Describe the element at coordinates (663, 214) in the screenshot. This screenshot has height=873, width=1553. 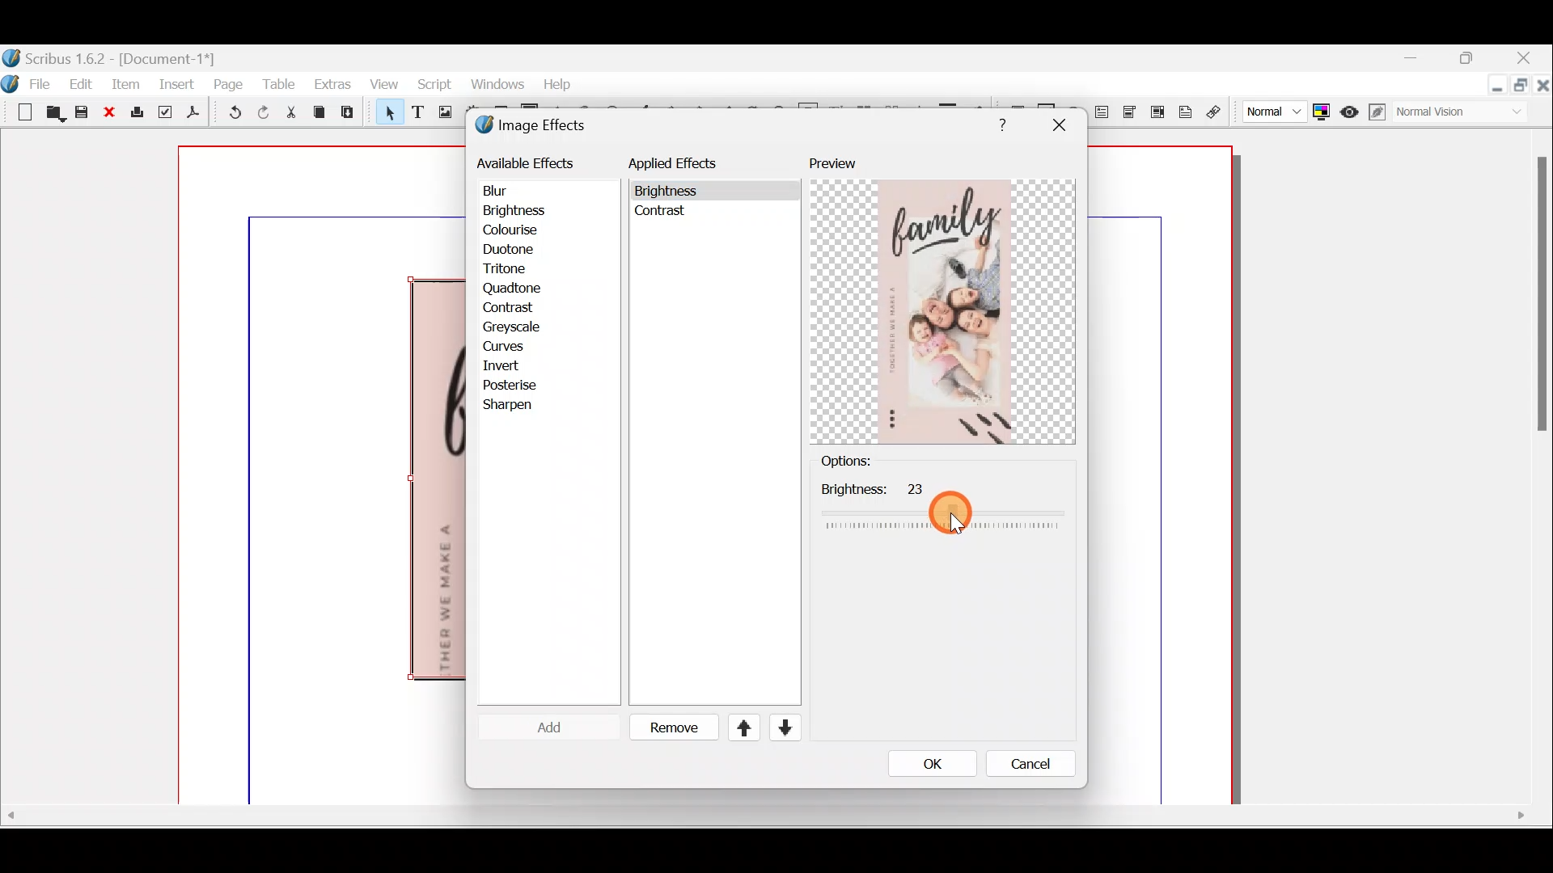
I see `` at that location.